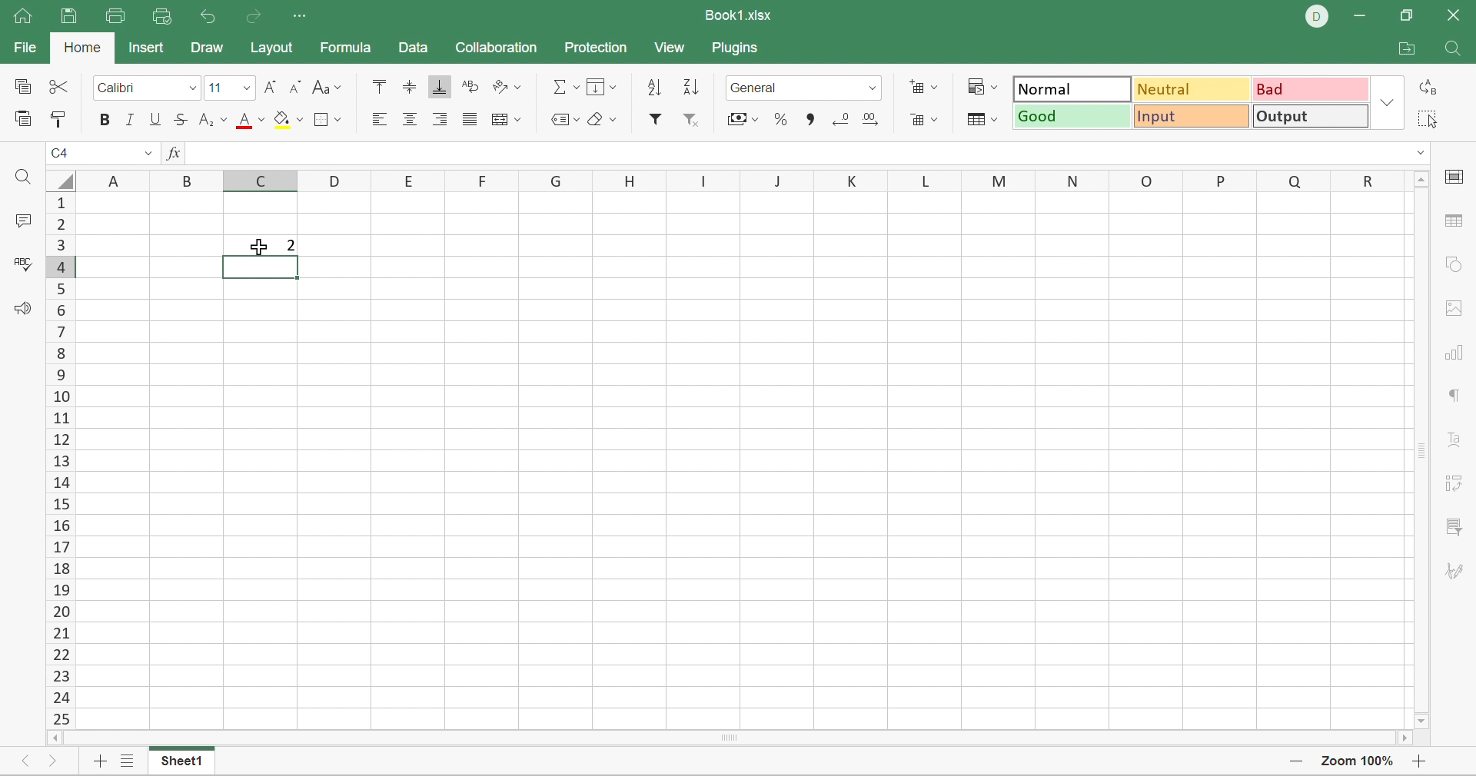 This screenshot has height=776, width=1476. I want to click on Replace, so click(1424, 88).